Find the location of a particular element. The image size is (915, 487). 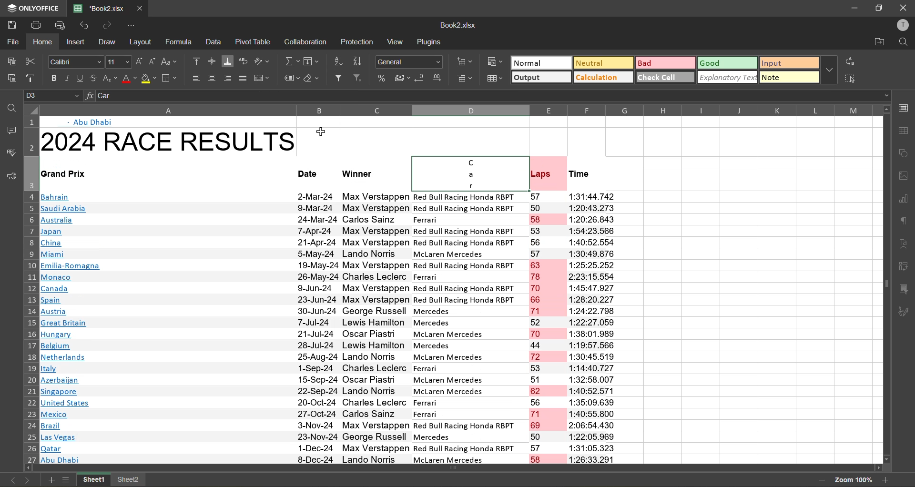

sort ascending is located at coordinates (339, 62).